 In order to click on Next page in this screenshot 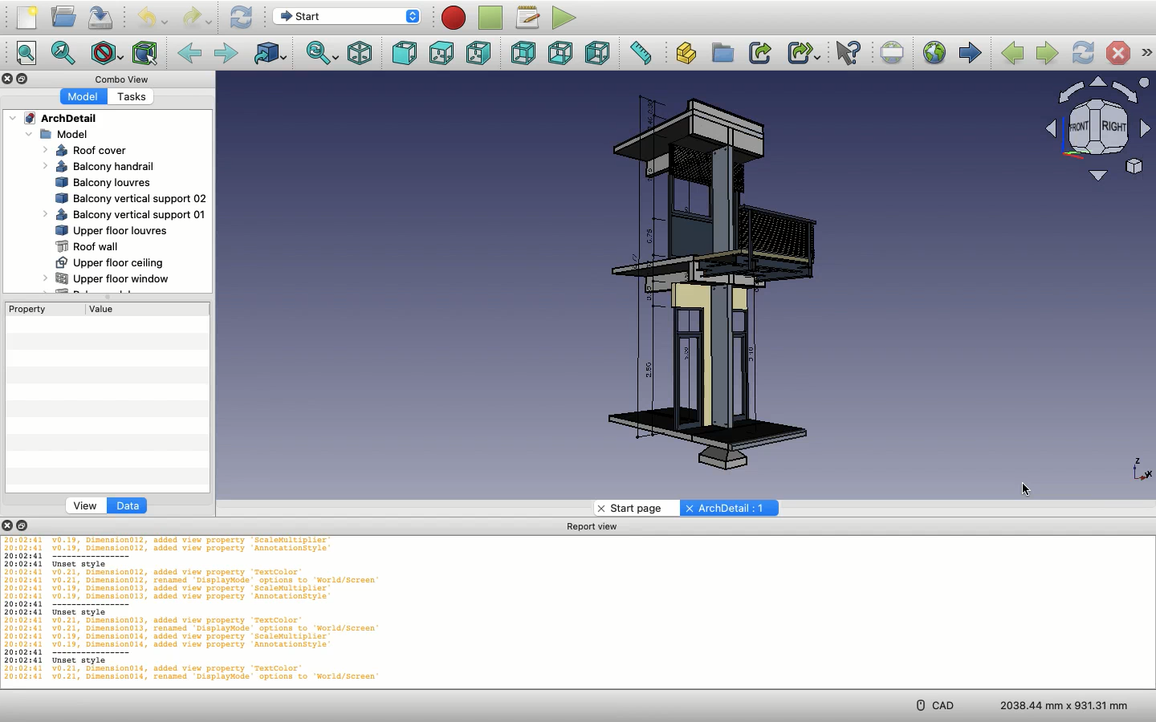, I will do `click(1047, 53)`.